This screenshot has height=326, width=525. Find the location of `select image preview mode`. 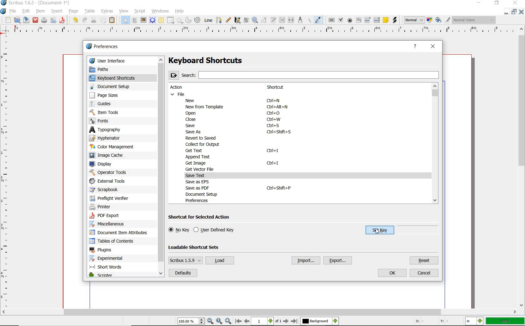

select image preview mode is located at coordinates (413, 20).